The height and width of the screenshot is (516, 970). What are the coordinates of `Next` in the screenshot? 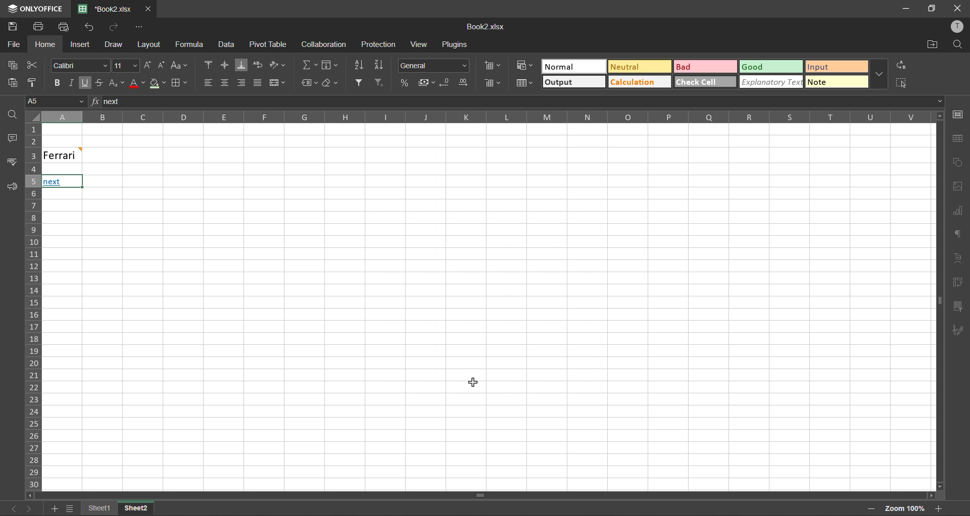 It's located at (52, 182).